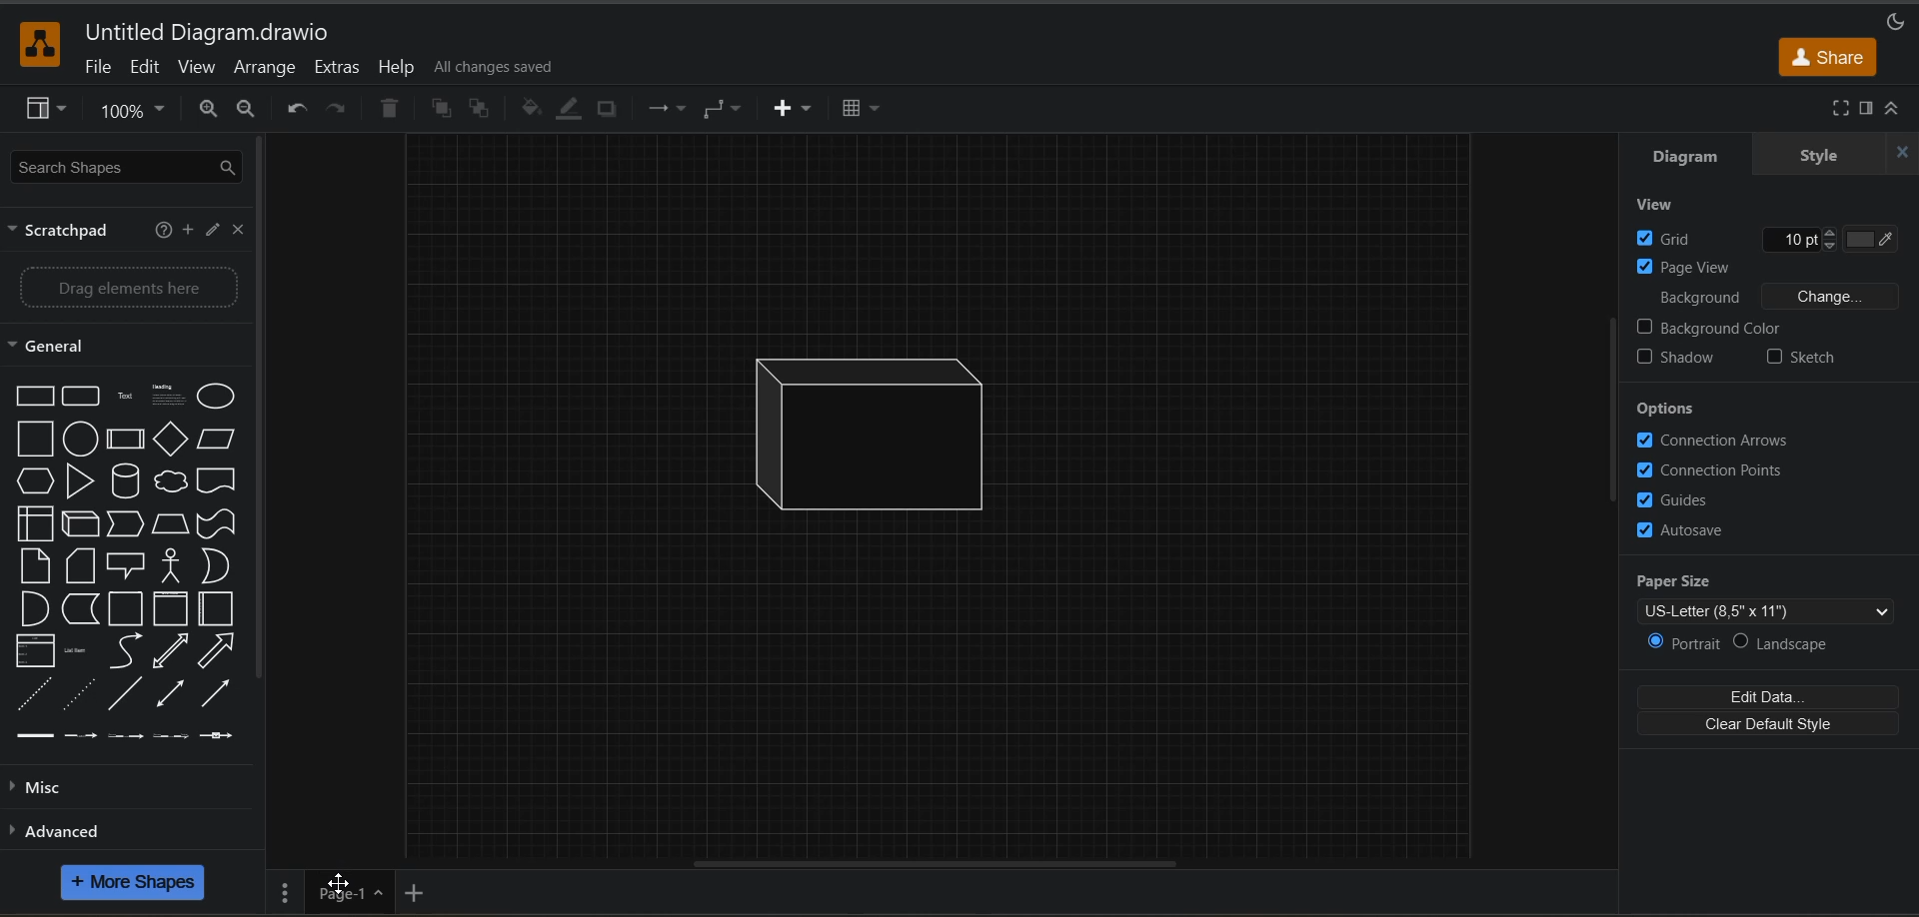 The height and width of the screenshot is (917, 1919). What do you see at coordinates (1718, 441) in the screenshot?
I see `connection arrows` at bounding box center [1718, 441].